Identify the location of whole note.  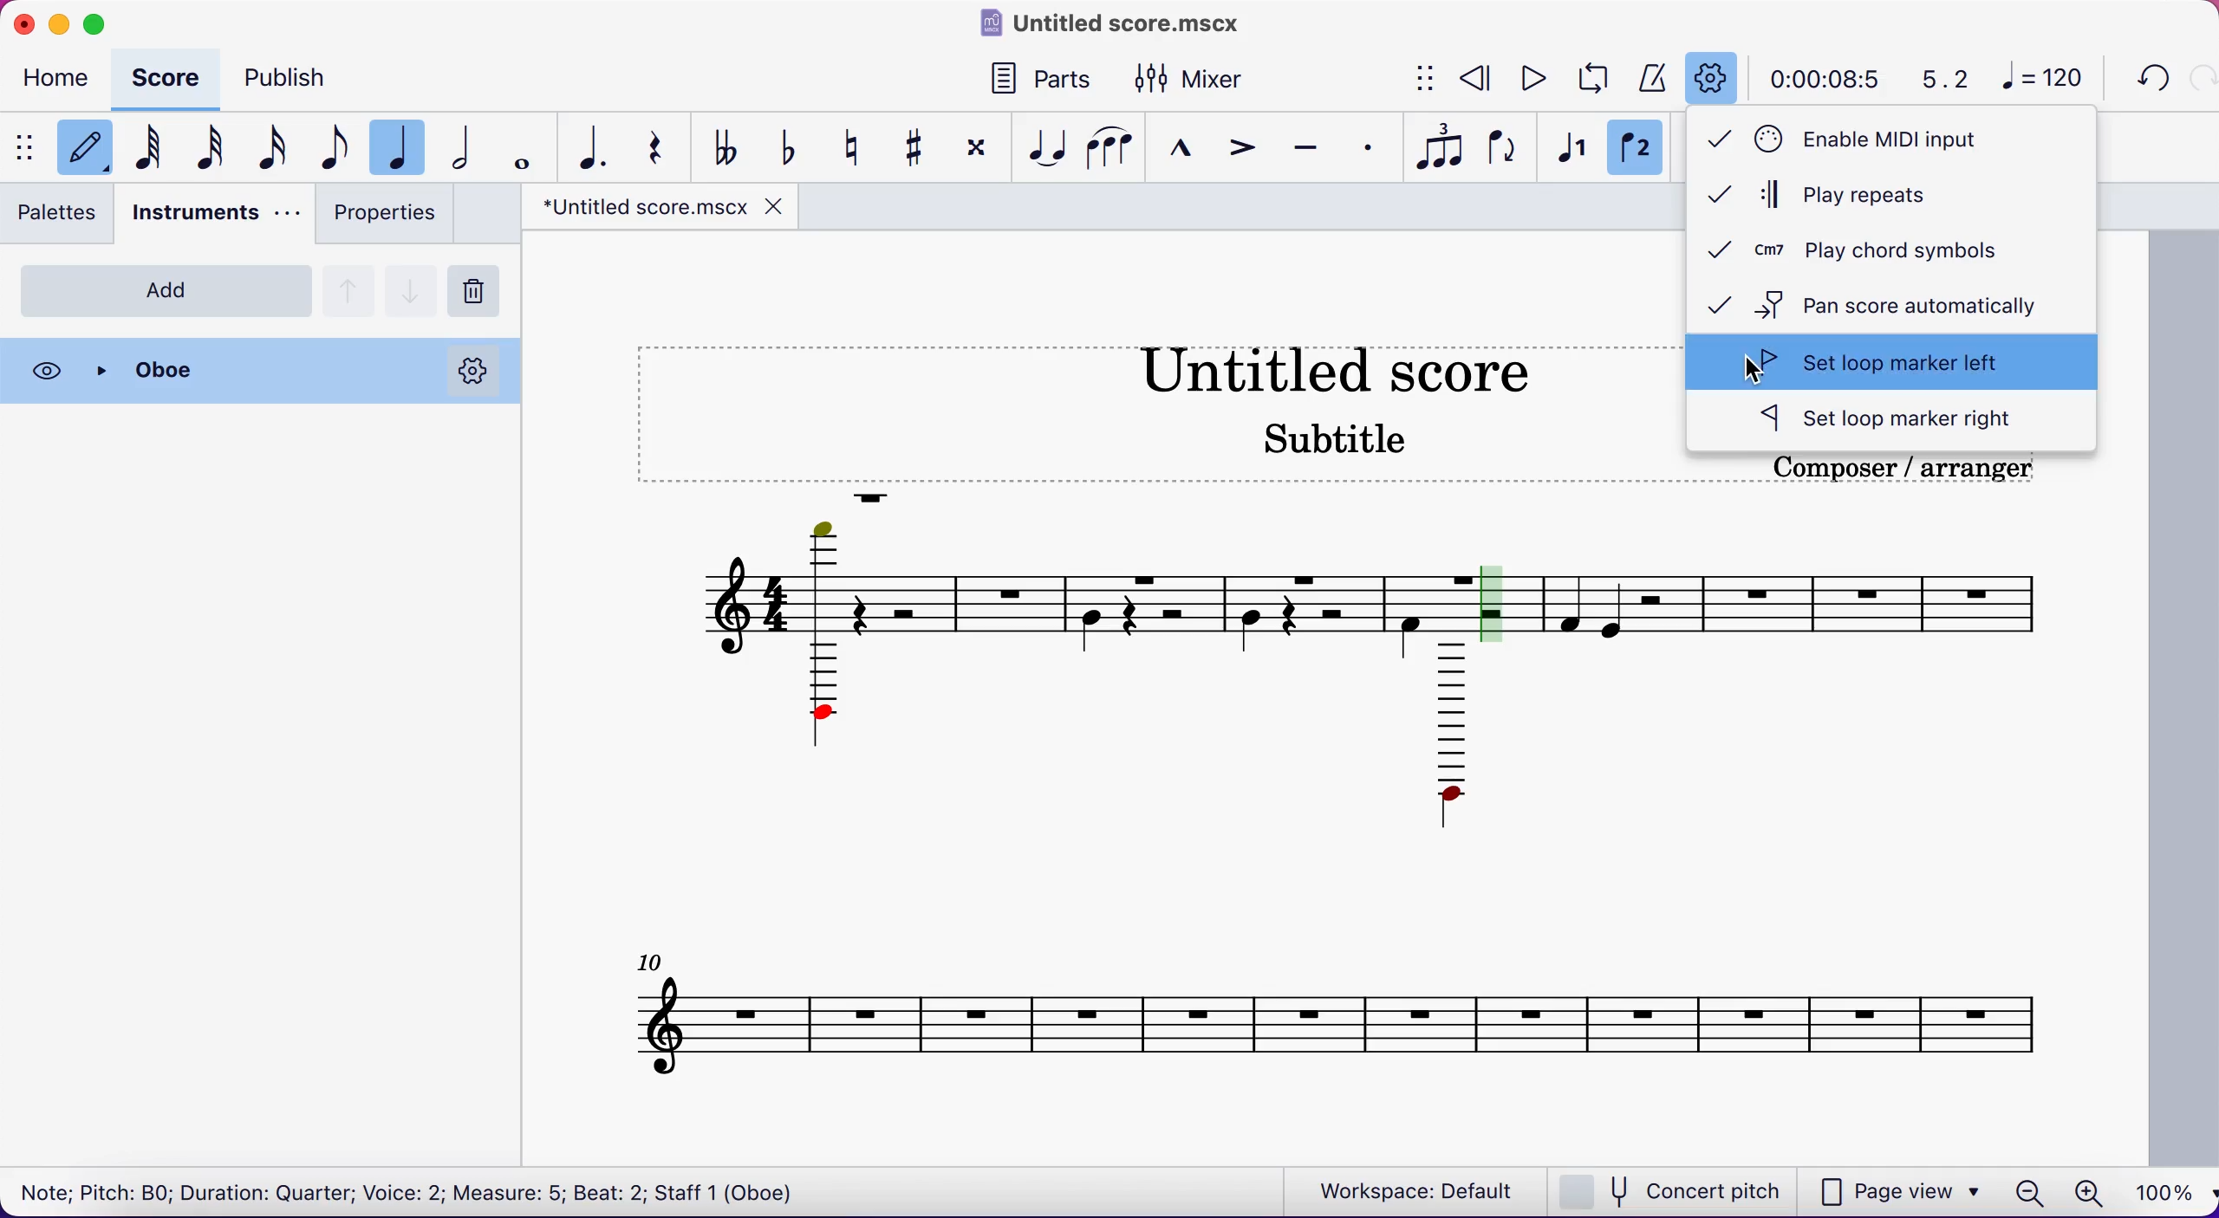
(518, 147).